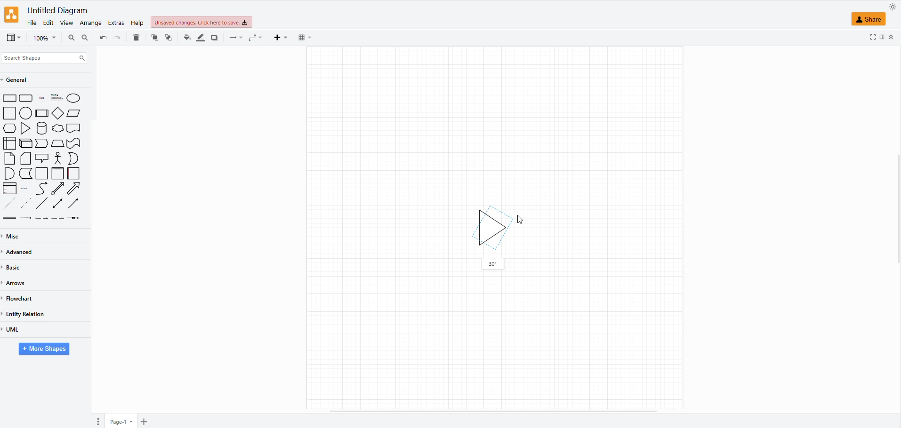 The height and width of the screenshot is (428, 901). I want to click on Header, so click(73, 128).